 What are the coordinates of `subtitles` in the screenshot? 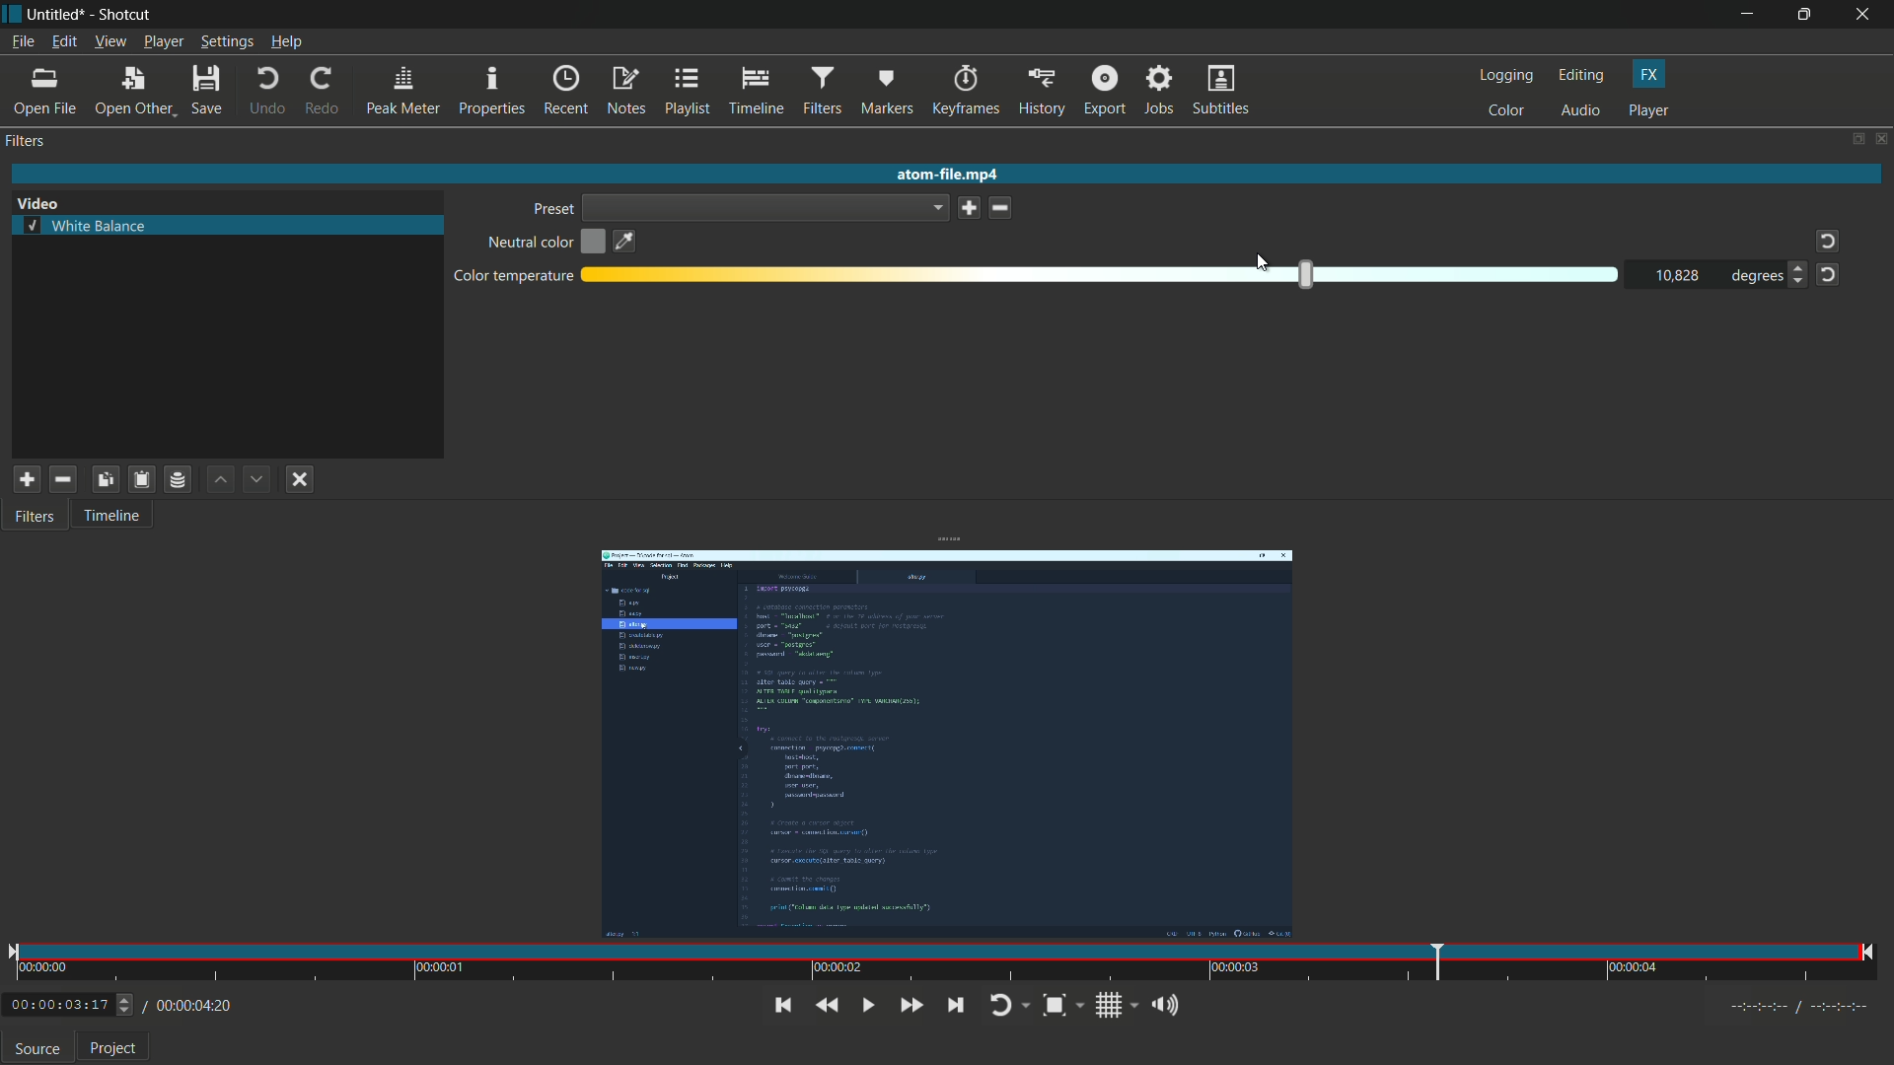 It's located at (1221, 89).